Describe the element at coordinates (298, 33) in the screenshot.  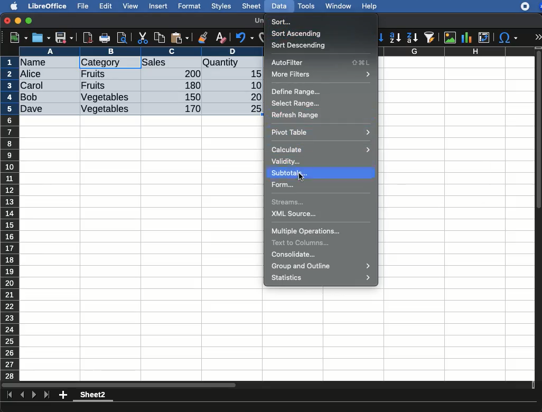
I see `sort ascending` at that location.